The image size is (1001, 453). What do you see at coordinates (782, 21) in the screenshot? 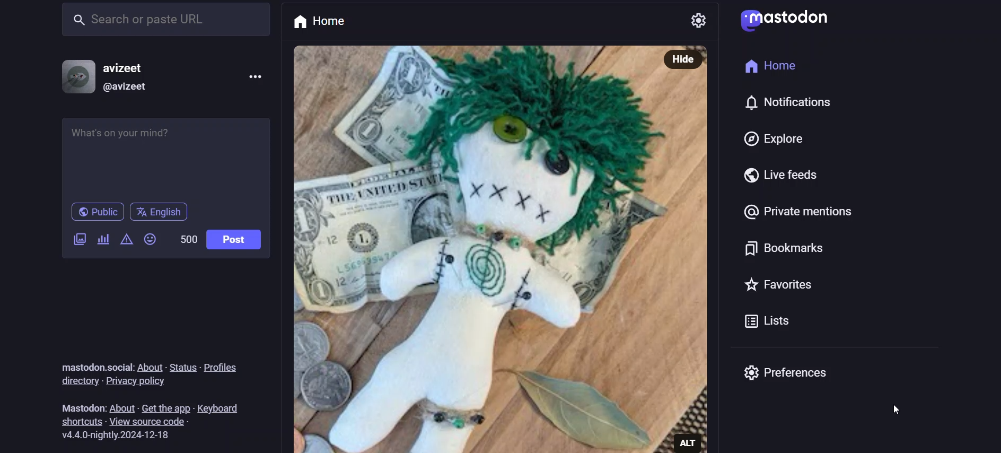
I see `mastodon logo` at bounding box center [782, 21].